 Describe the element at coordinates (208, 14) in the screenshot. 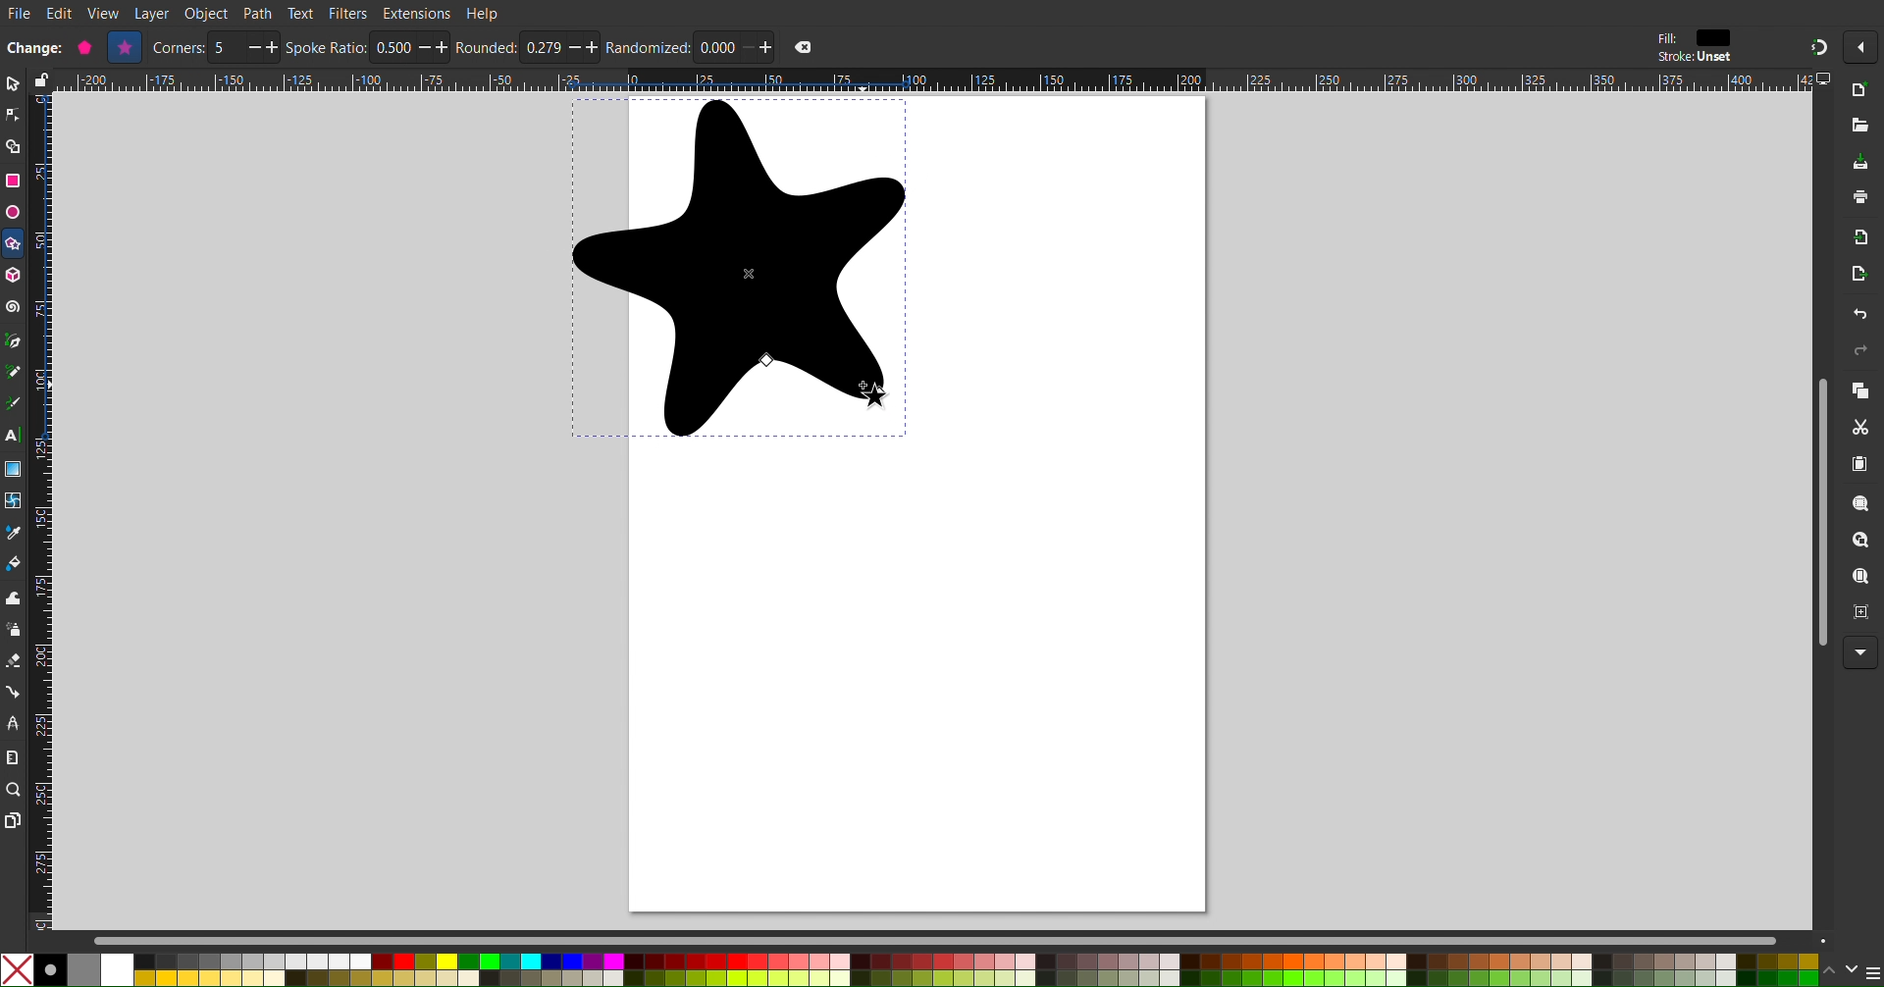

I see `Object` at that location.